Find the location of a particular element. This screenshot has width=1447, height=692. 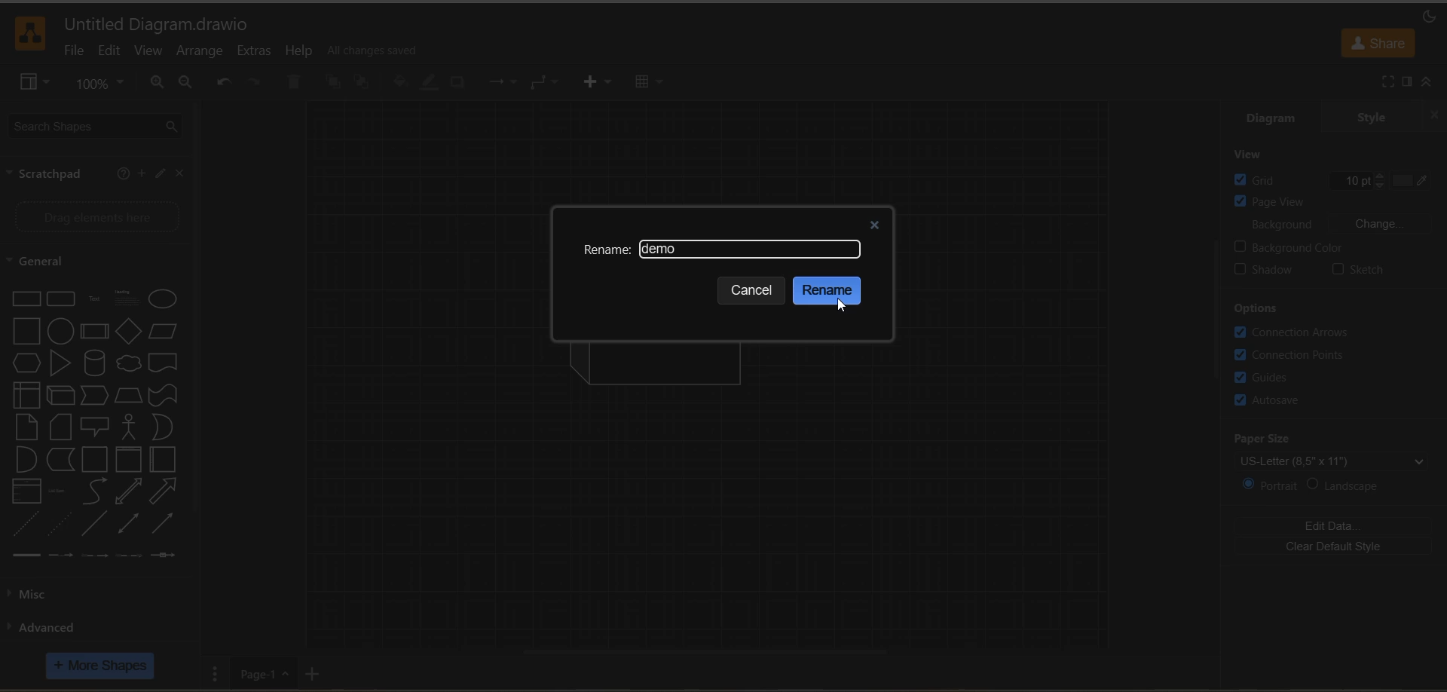

guides is located at coordinates (1268, 377).